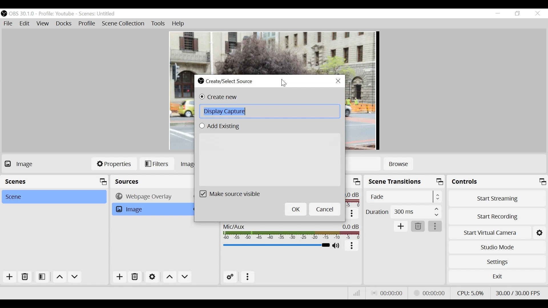 The height and width of the screenshot is (308, 548). What do you see at coordinates (222, 126) in the screenshot?
I see `(un)select Add Existing` at bounding box center [222, 126].